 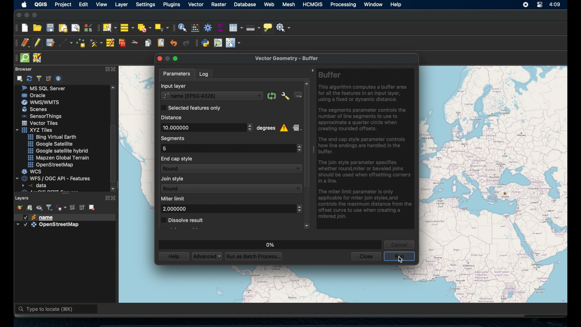 What do you see at coordinates (45, 191) in the screenshot?
I see `hidden text` at bounding box center [45, 191].